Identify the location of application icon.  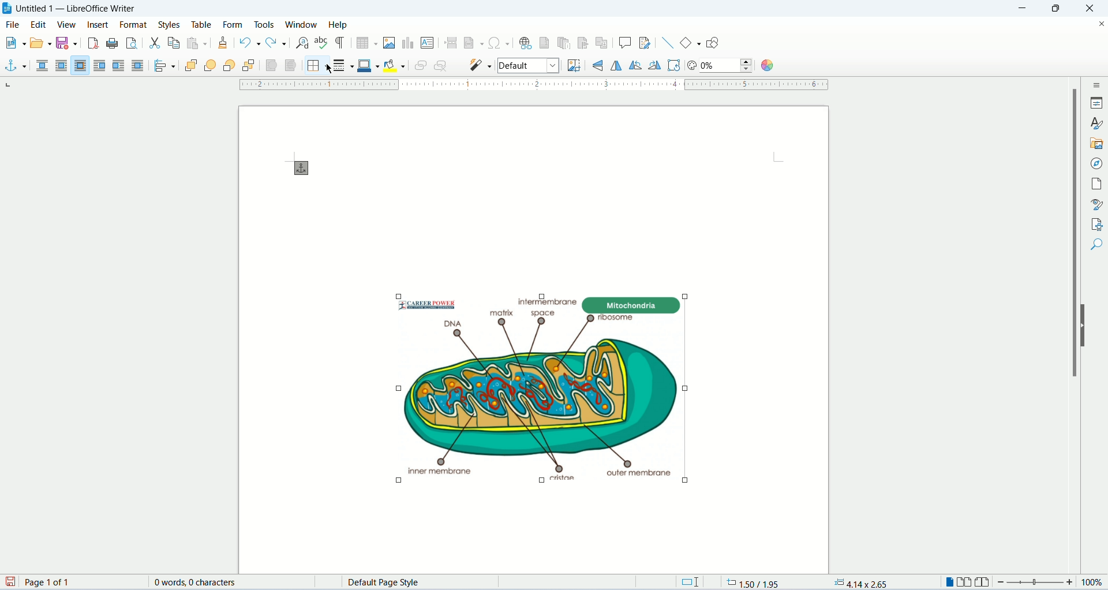
(8, 8).